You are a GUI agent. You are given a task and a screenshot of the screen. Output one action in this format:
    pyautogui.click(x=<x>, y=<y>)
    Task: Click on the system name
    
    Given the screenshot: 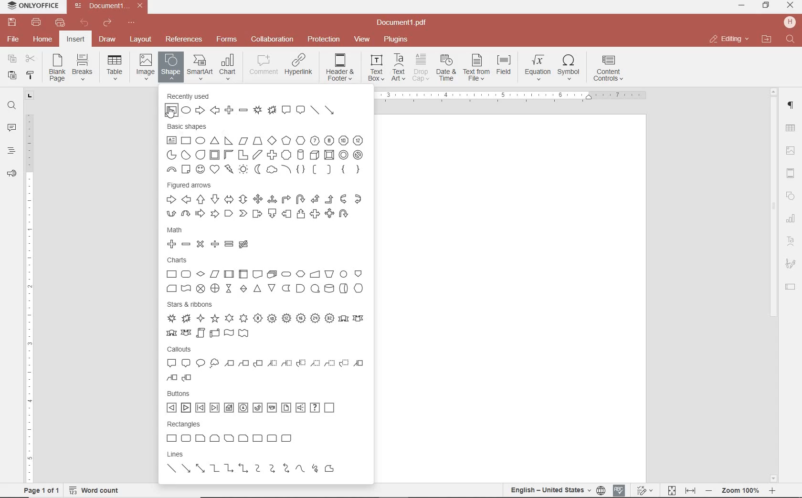 What is the action you would take?
    pyautogui.click(x=31, y=6)
    